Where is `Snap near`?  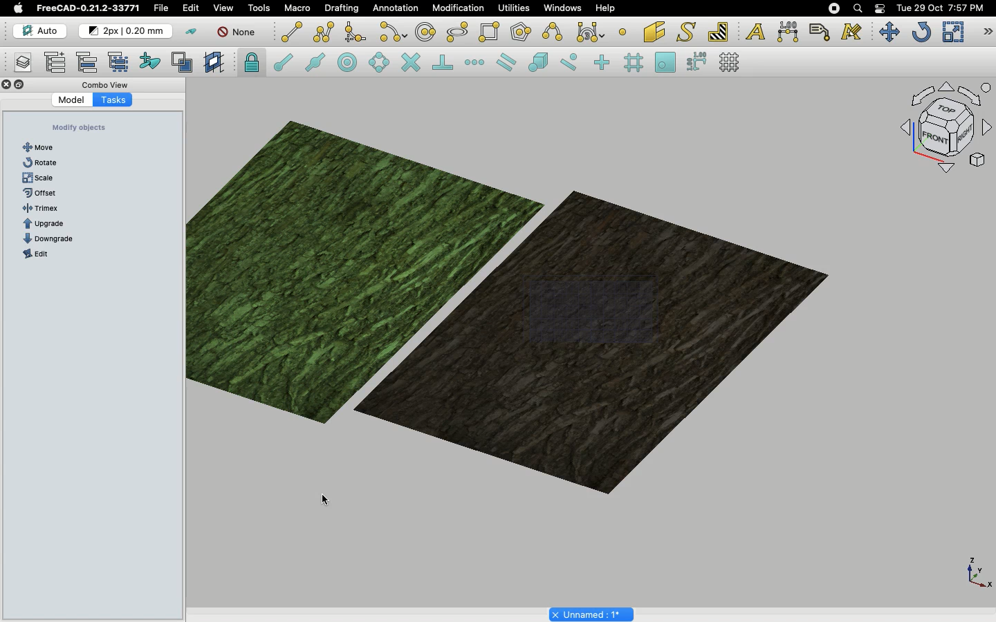 Snap near is located at coordinates (573, 62).